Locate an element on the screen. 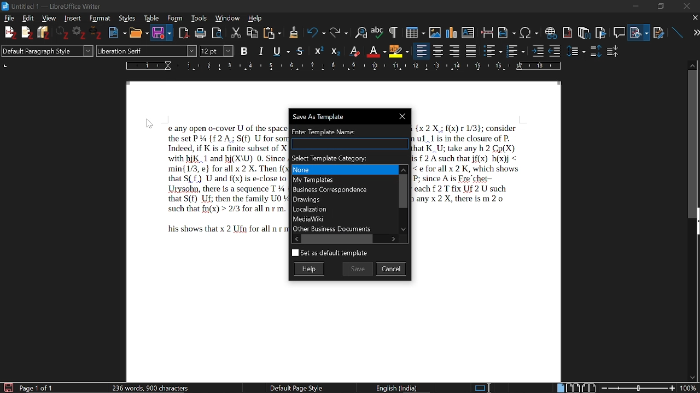 The image size is (700, 393). Italics is located at coordinates (261, 50).